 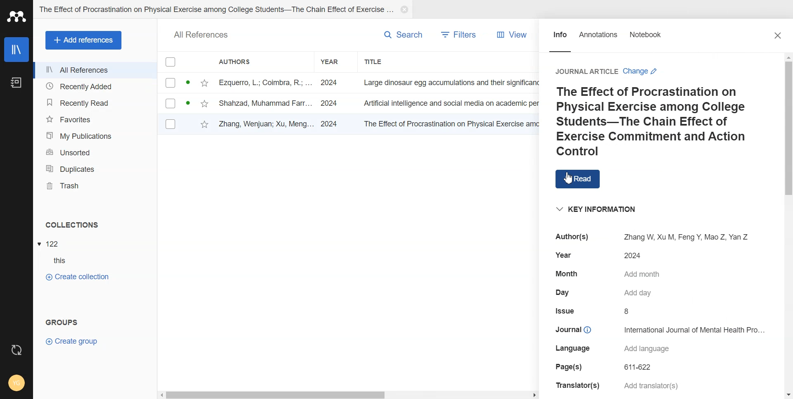 I want to click on Shahzad, Muhammad Farr..., so click(x=265, y=102).